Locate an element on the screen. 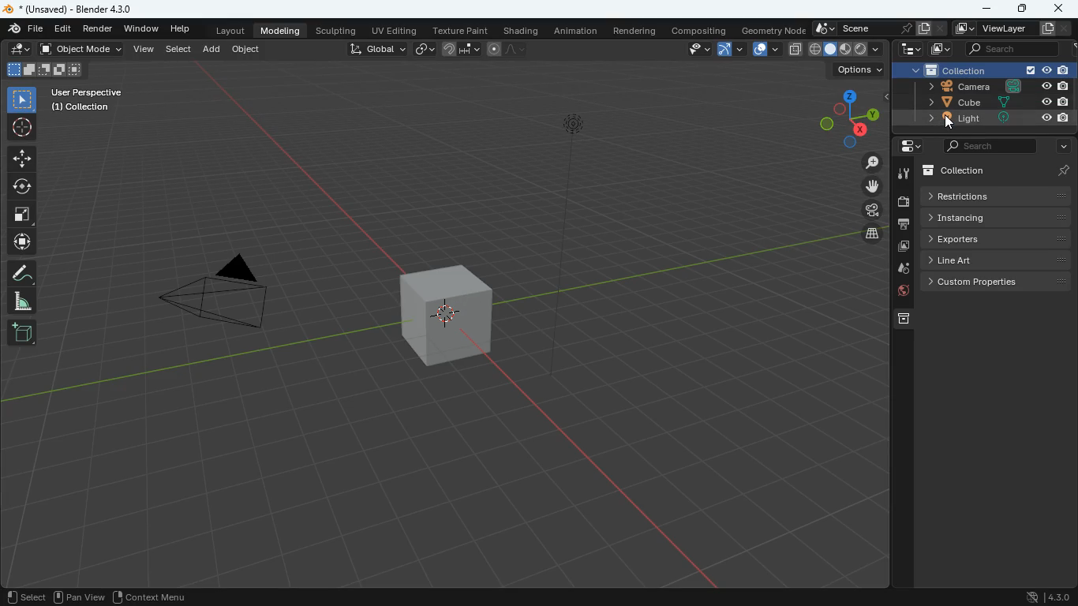  camera is located at coordinates (220, 289).